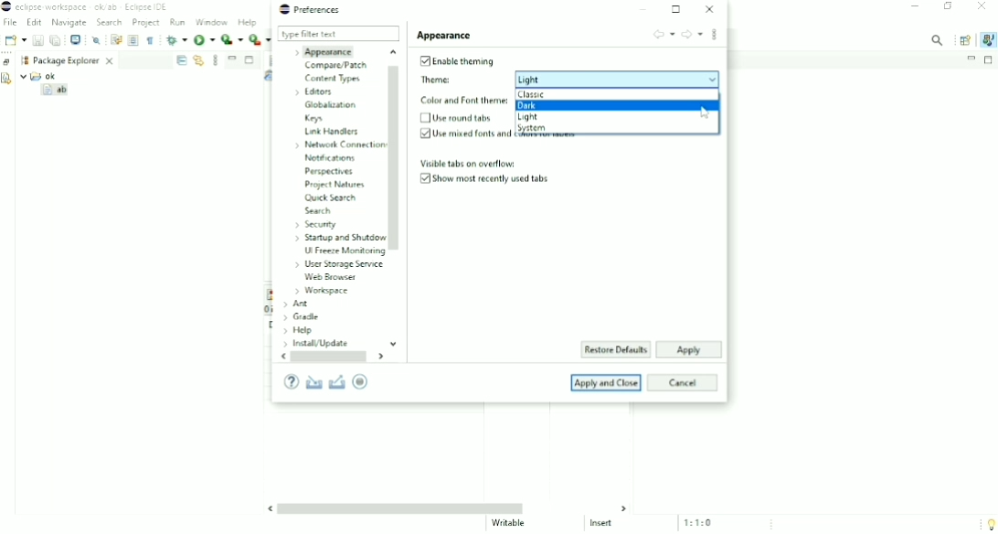  Describe the element at coordinates (43, 76) in the screenshot. I see `ok` at that location.